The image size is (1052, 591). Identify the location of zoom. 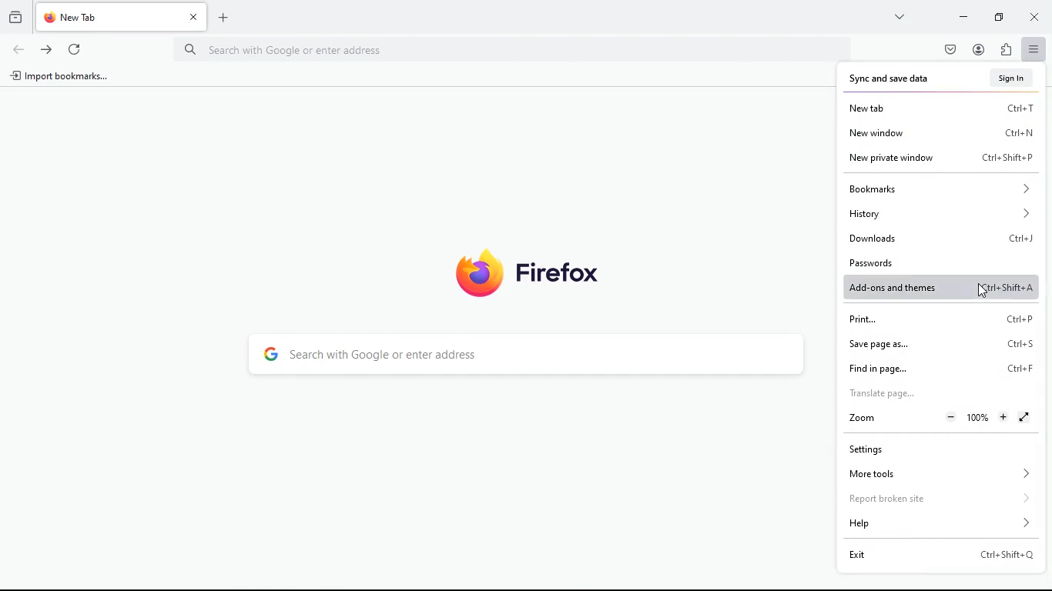
(861, 418).